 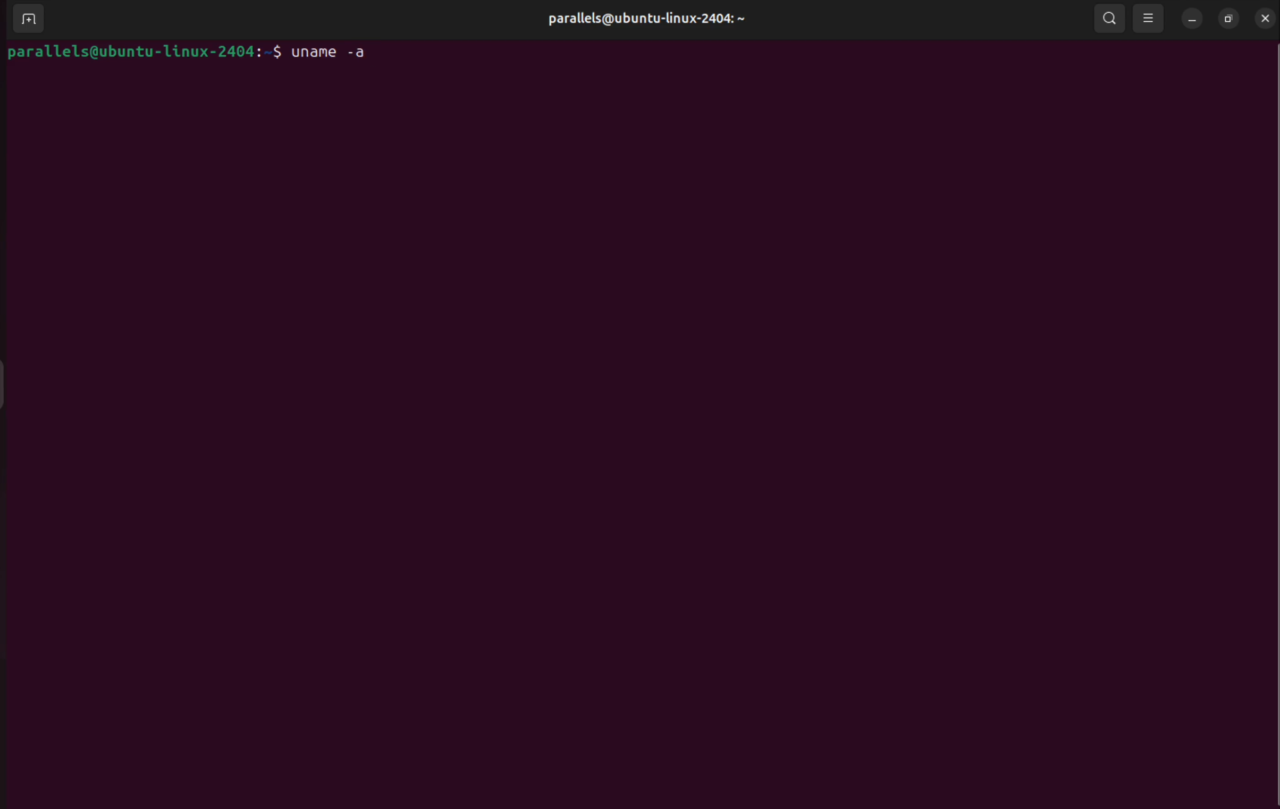 I want to click on parallels@ubuntu-linux-2404: ~, so click(x=645, y=18).